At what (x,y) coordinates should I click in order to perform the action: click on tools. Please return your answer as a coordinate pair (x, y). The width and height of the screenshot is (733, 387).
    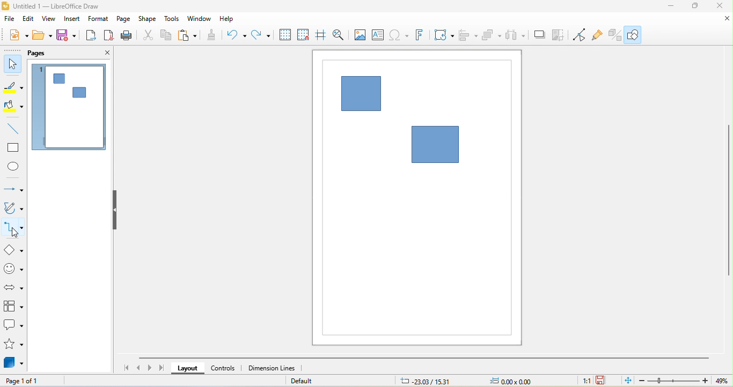
    Looking at the image, I should click on (173, 19).